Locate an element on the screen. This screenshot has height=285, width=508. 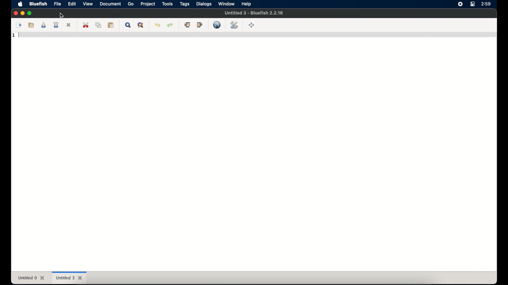
view is located at coordinates (88, 4).